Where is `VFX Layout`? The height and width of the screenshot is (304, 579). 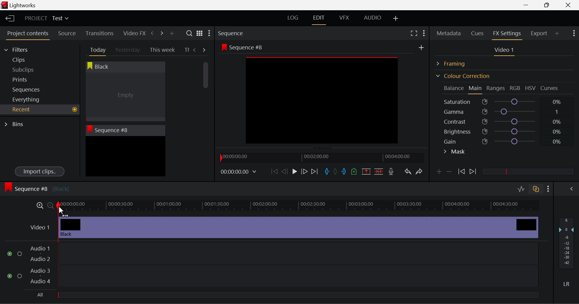
VFX Layout is located at coordinates (345, 18).